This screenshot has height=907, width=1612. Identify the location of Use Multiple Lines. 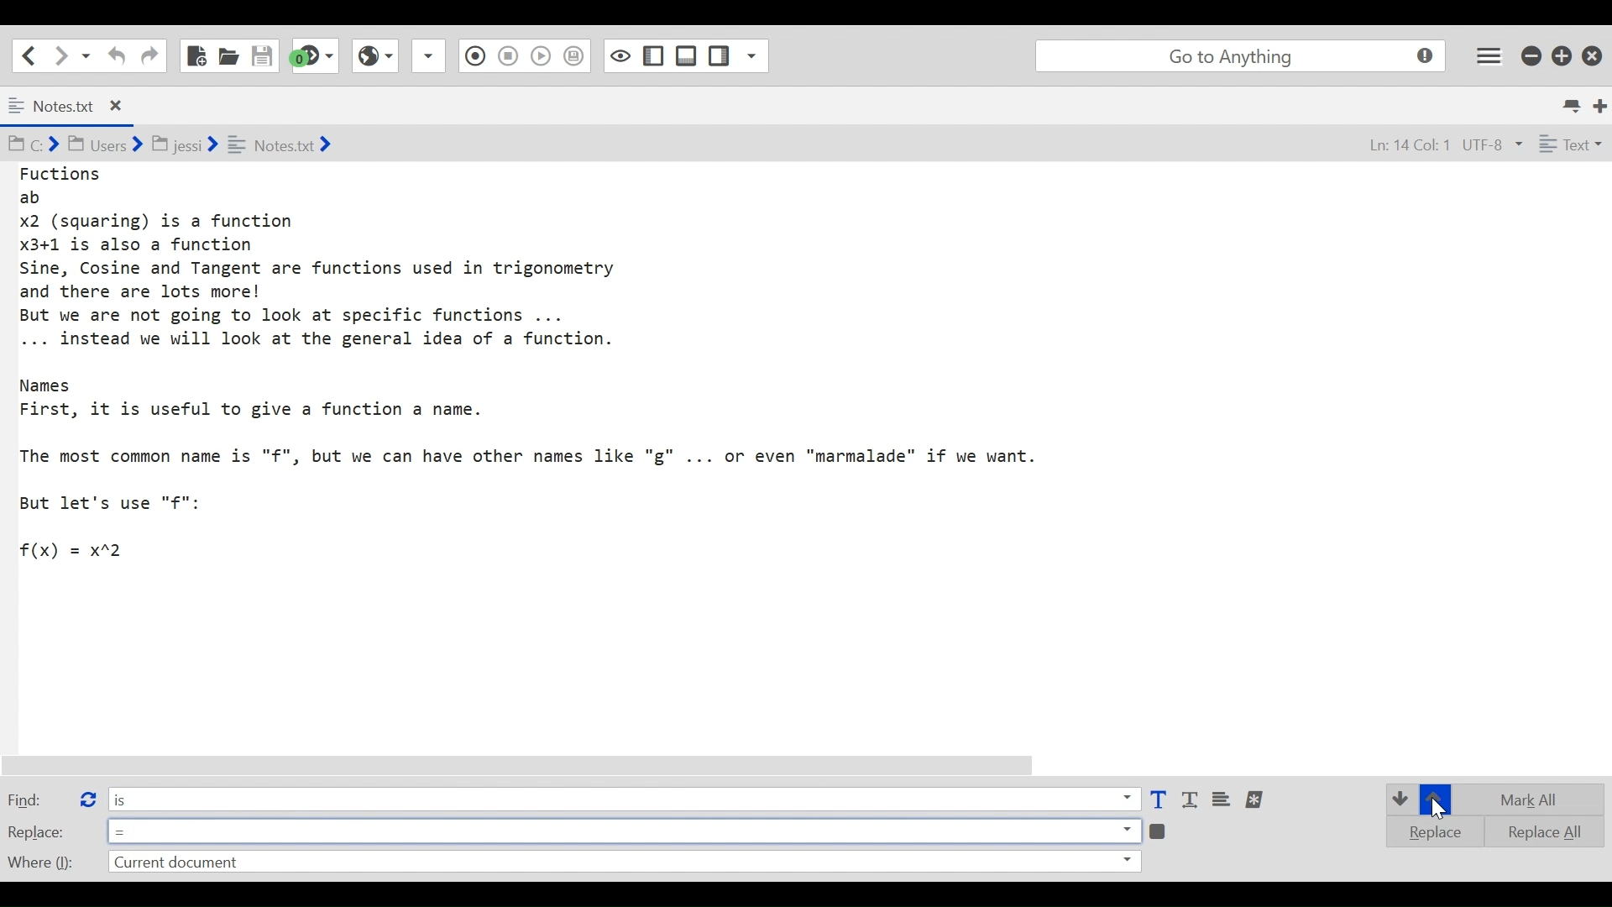
(1223, 800).